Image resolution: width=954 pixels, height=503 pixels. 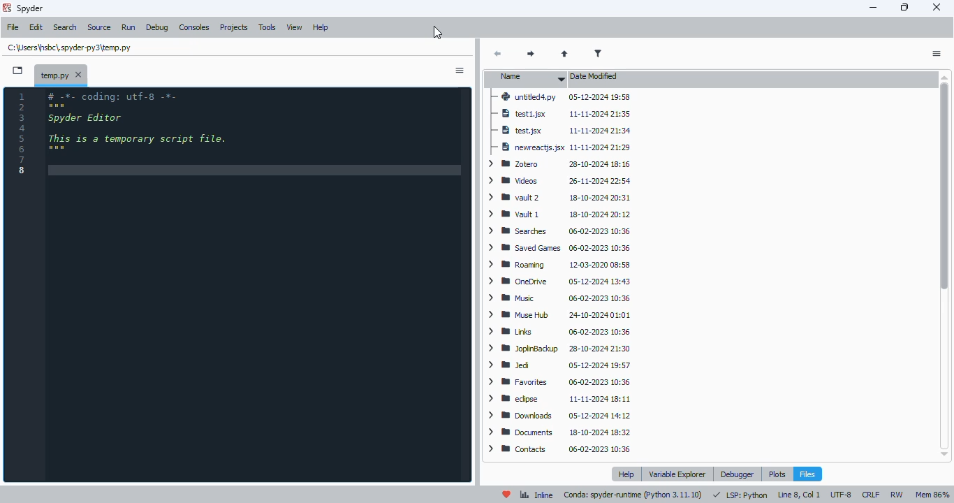 I want to click on Jed, so click(x=562, y=365).